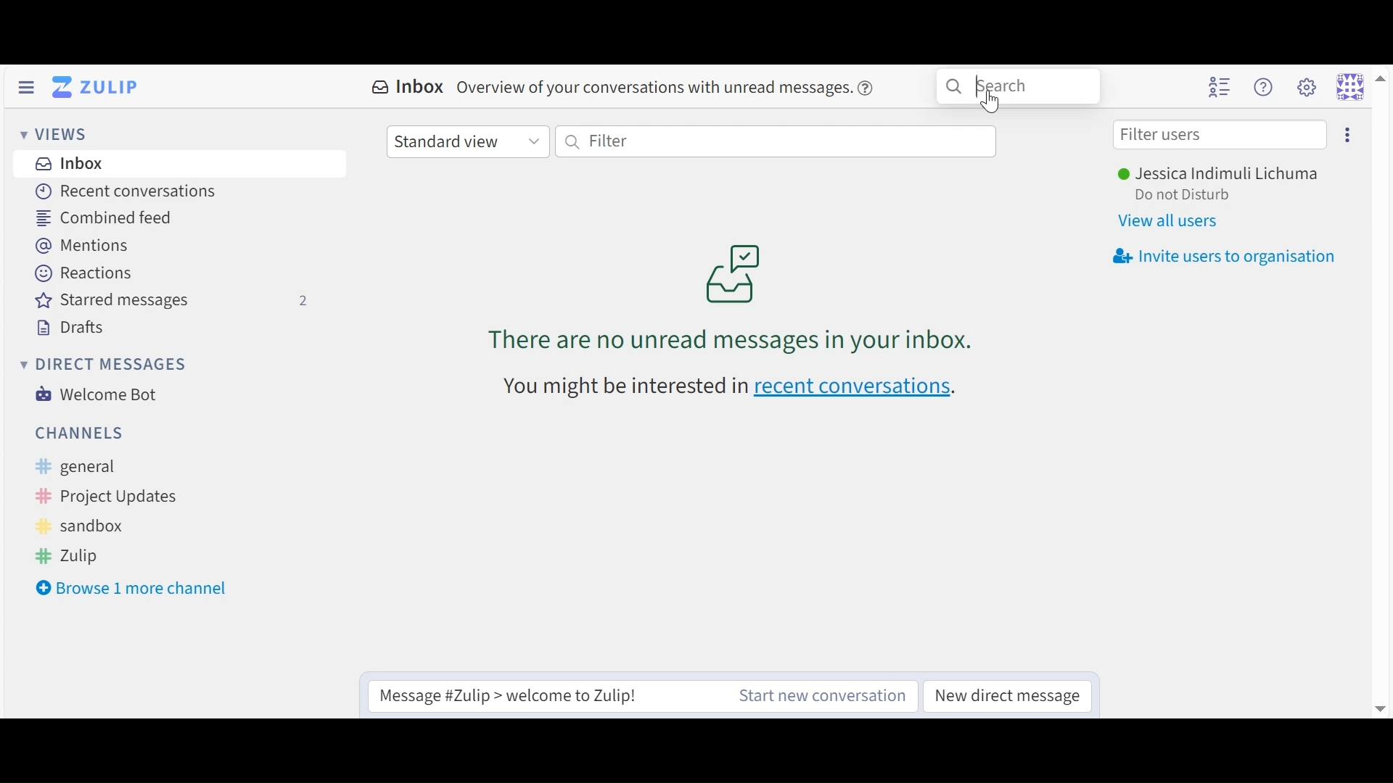  What do you see at coordinates (125, 191) in the screenshot?
I see `Recent Conversations` at bounding box center [125, 191].